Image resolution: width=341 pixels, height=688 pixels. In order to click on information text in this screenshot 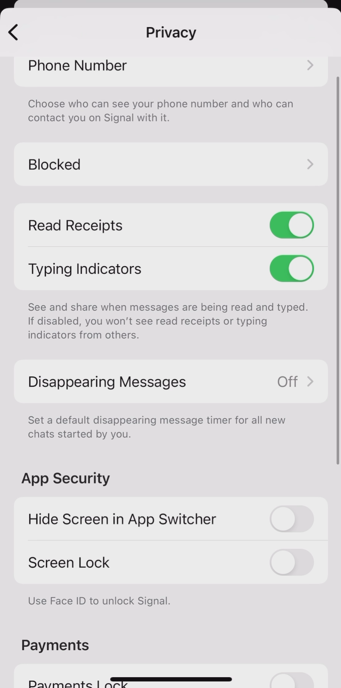, I will do `click(99, 604)`.